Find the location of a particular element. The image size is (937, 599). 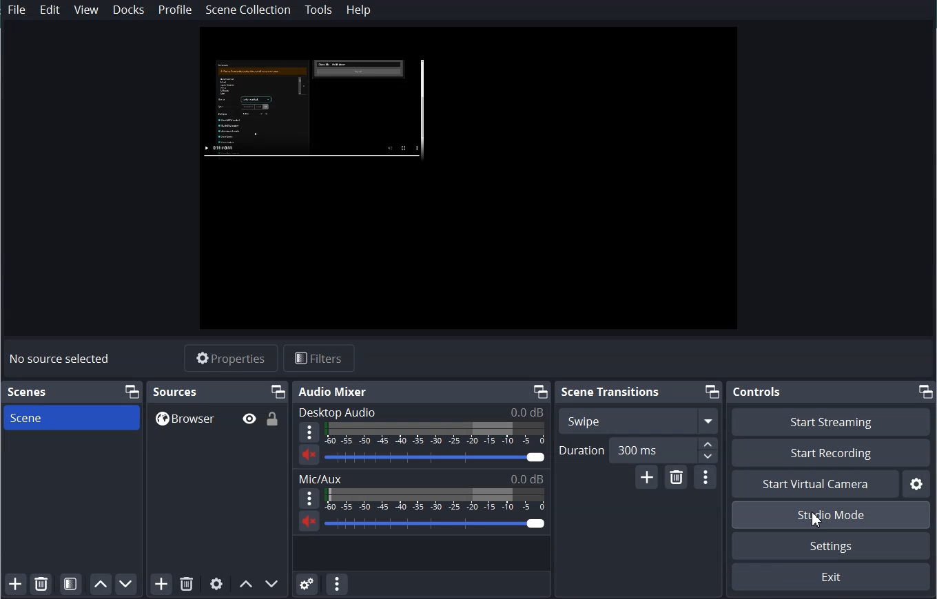

Tools is located at coordinates (318, 10).